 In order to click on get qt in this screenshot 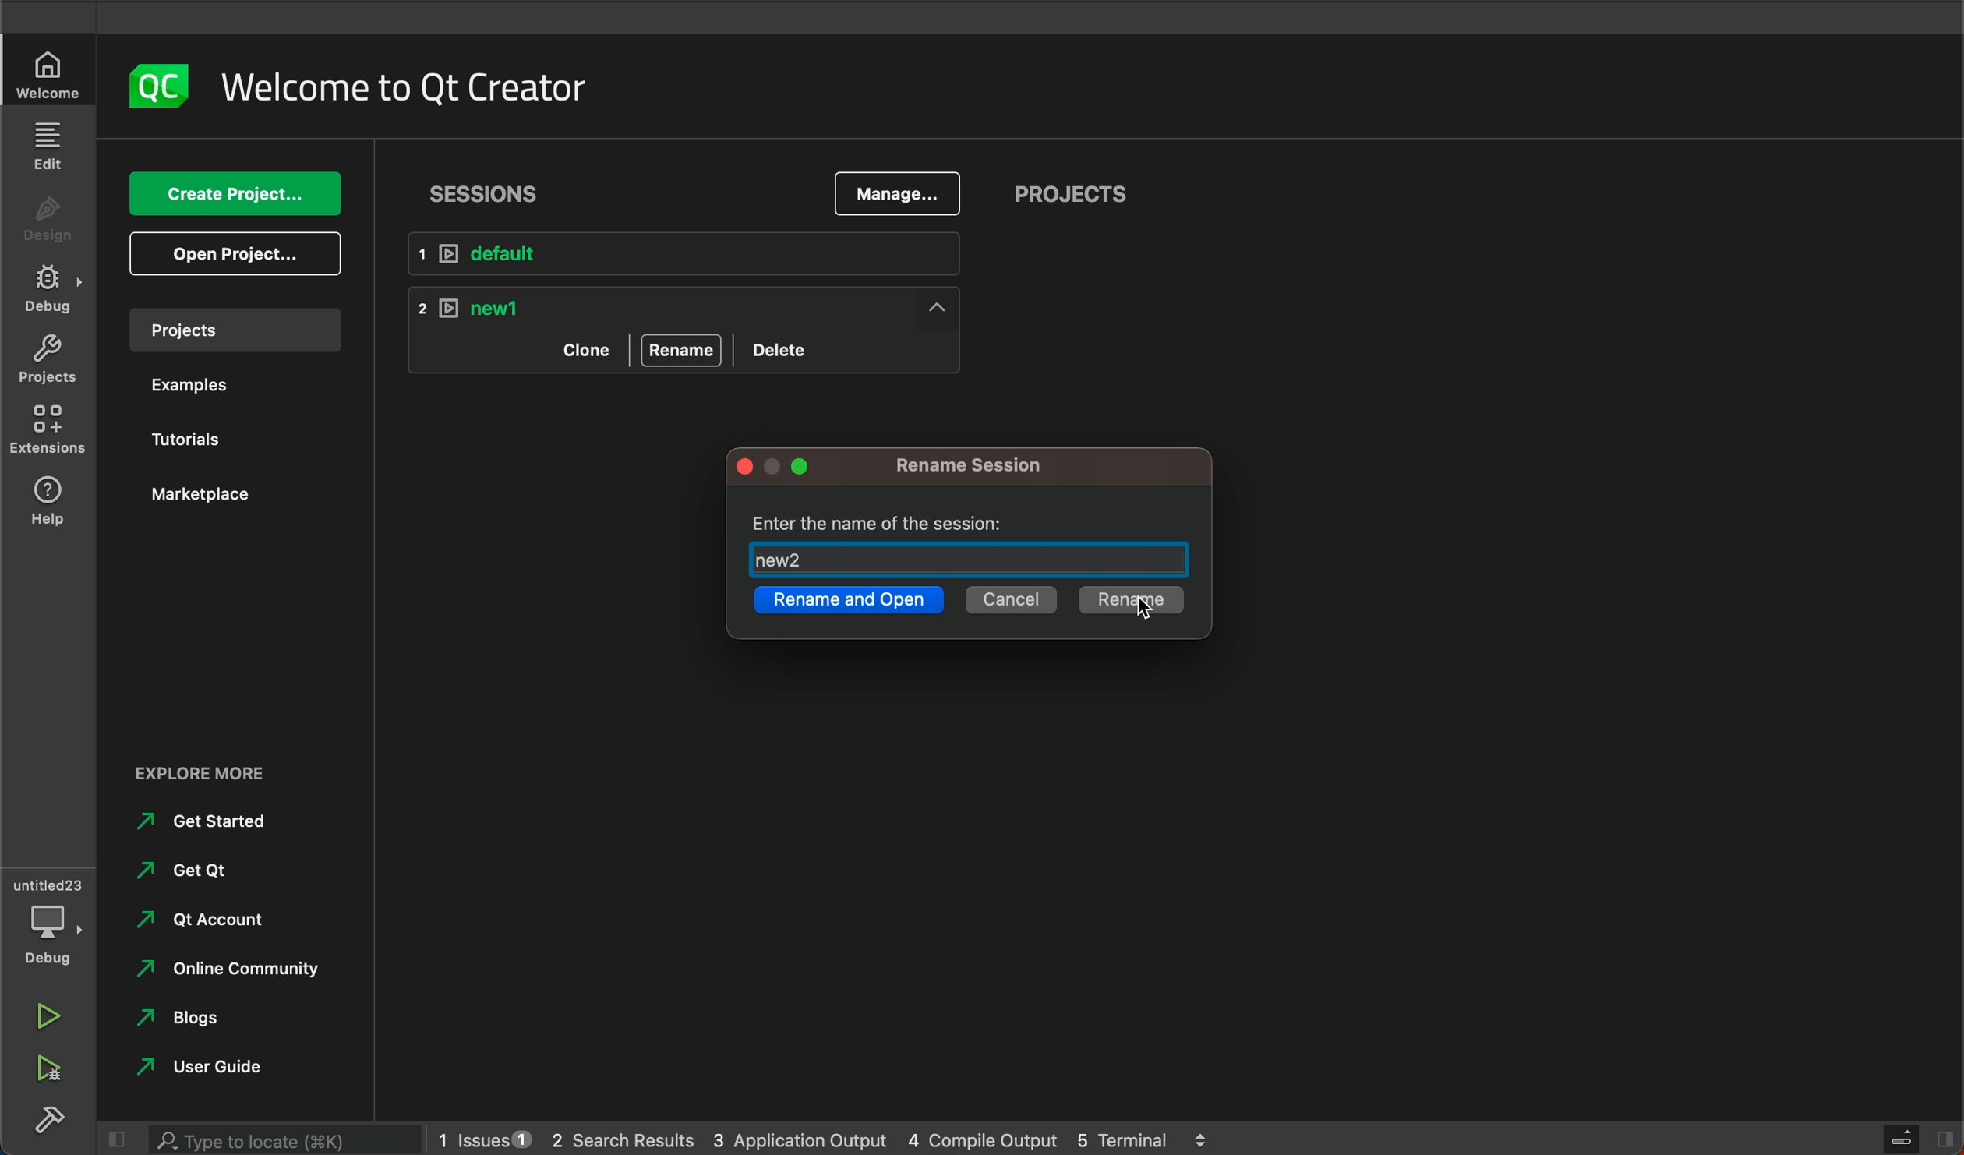, I will do `click(198, 869)`.